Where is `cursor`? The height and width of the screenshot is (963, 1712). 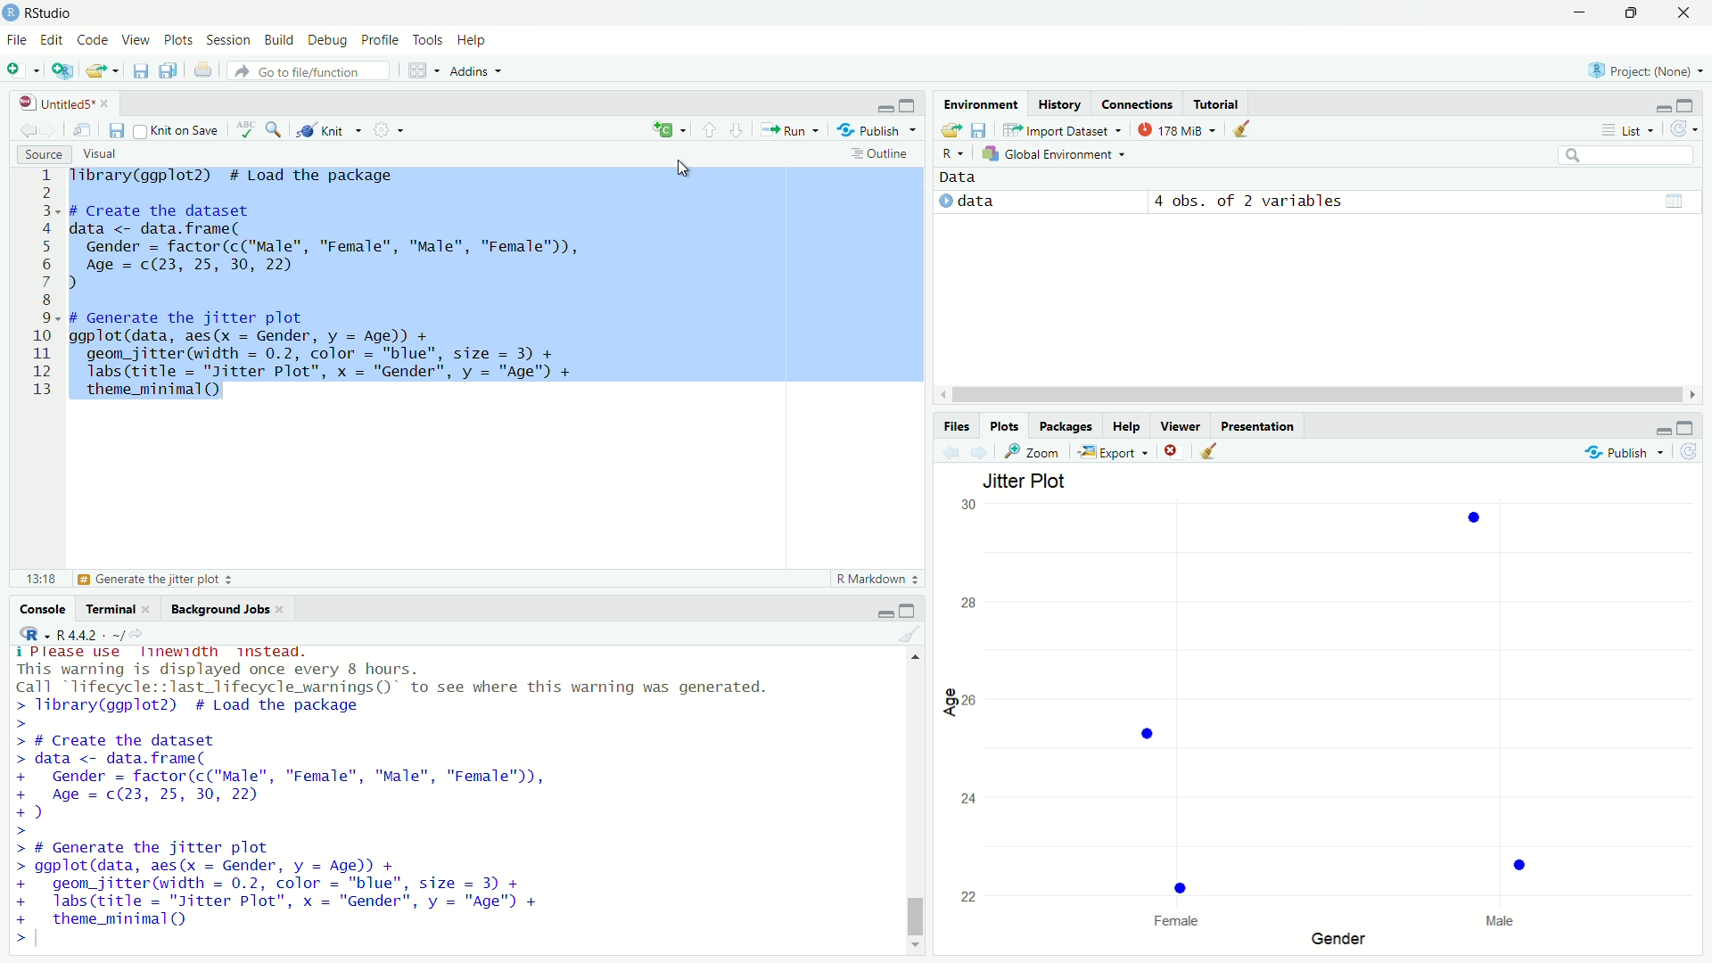 cursor is located at coordinates (684, 169).